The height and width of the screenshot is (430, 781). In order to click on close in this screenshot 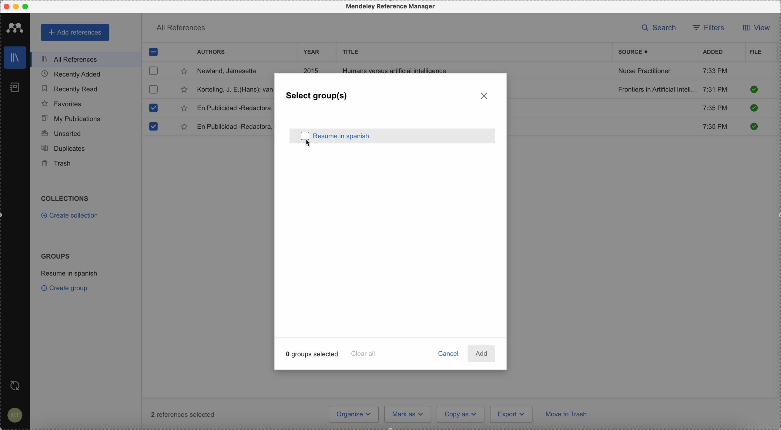, I will do `click(485, 95)`.